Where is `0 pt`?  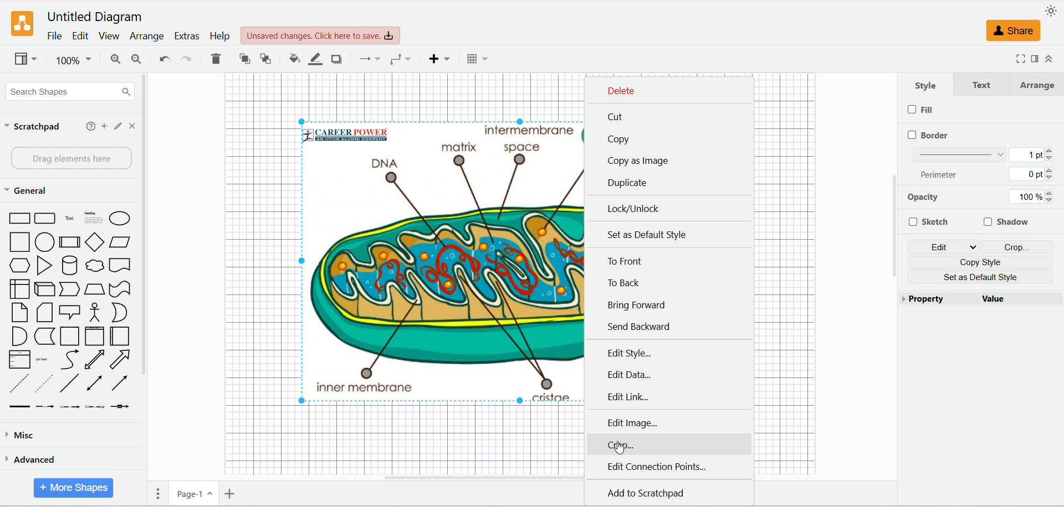
0 pt is located at coordinates (1034, 173).